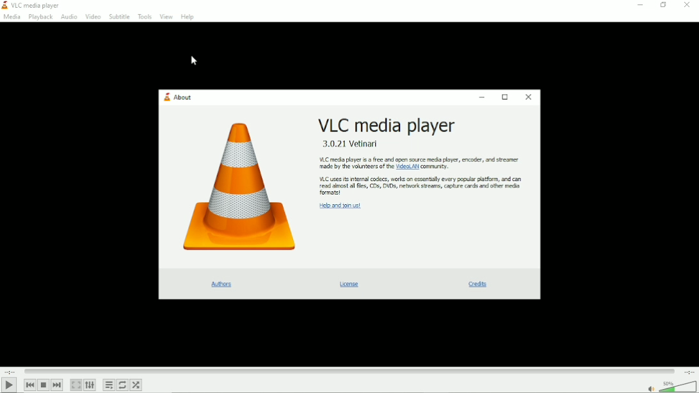 Image resolution: width=699 pixels, height=393 pixels. Describe the element at coordinates (223, 285) in the screenshot. I see `Authors` at that location.